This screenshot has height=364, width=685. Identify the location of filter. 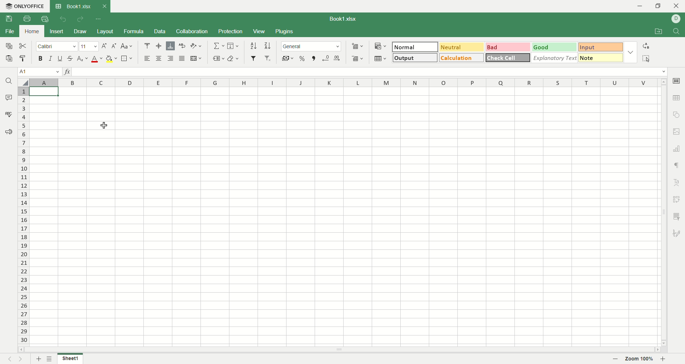
(253, 58).